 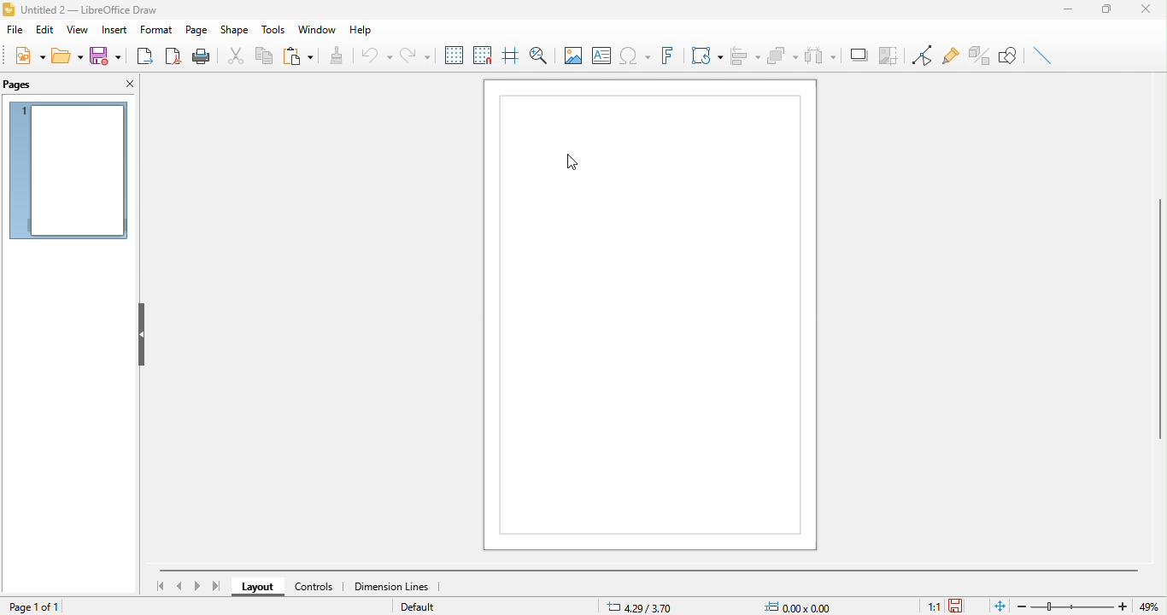 What do you see at coordinates (66, 57) in the screenshot?
I see `open` at bounding box center [66, 57].